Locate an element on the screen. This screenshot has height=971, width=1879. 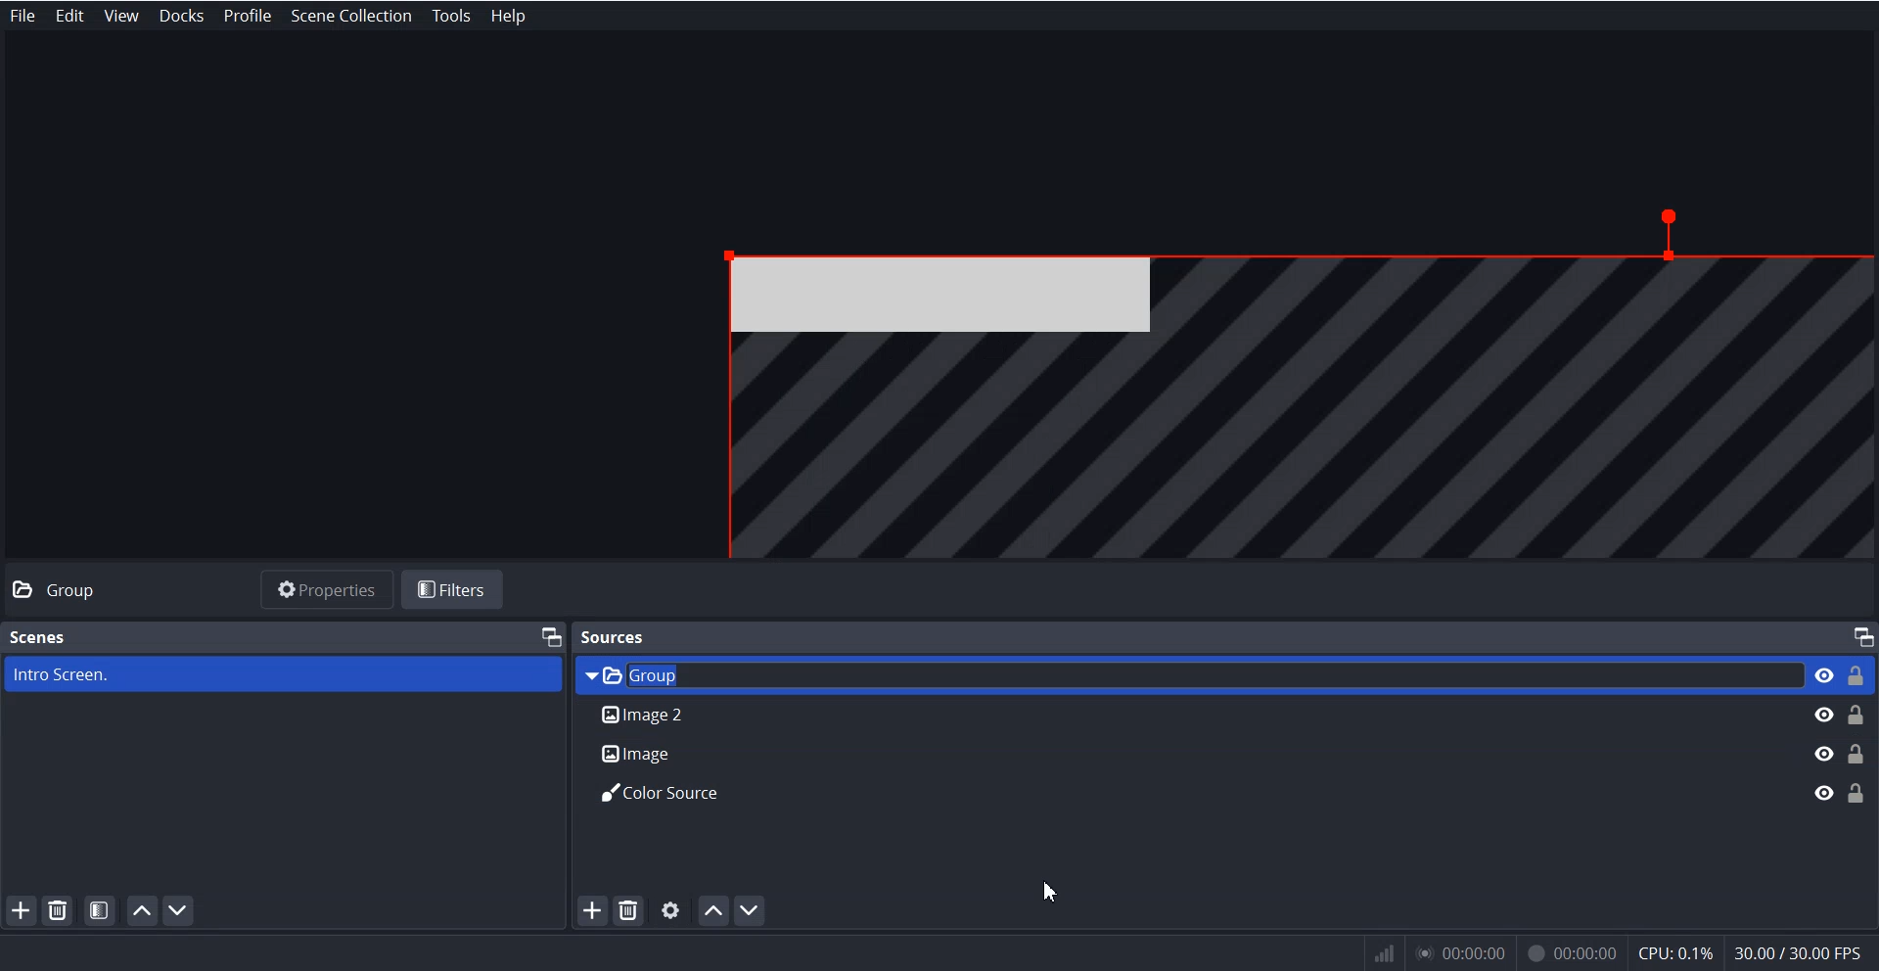
30.007 30.00 EPs is located at coordinates (1805, 951).